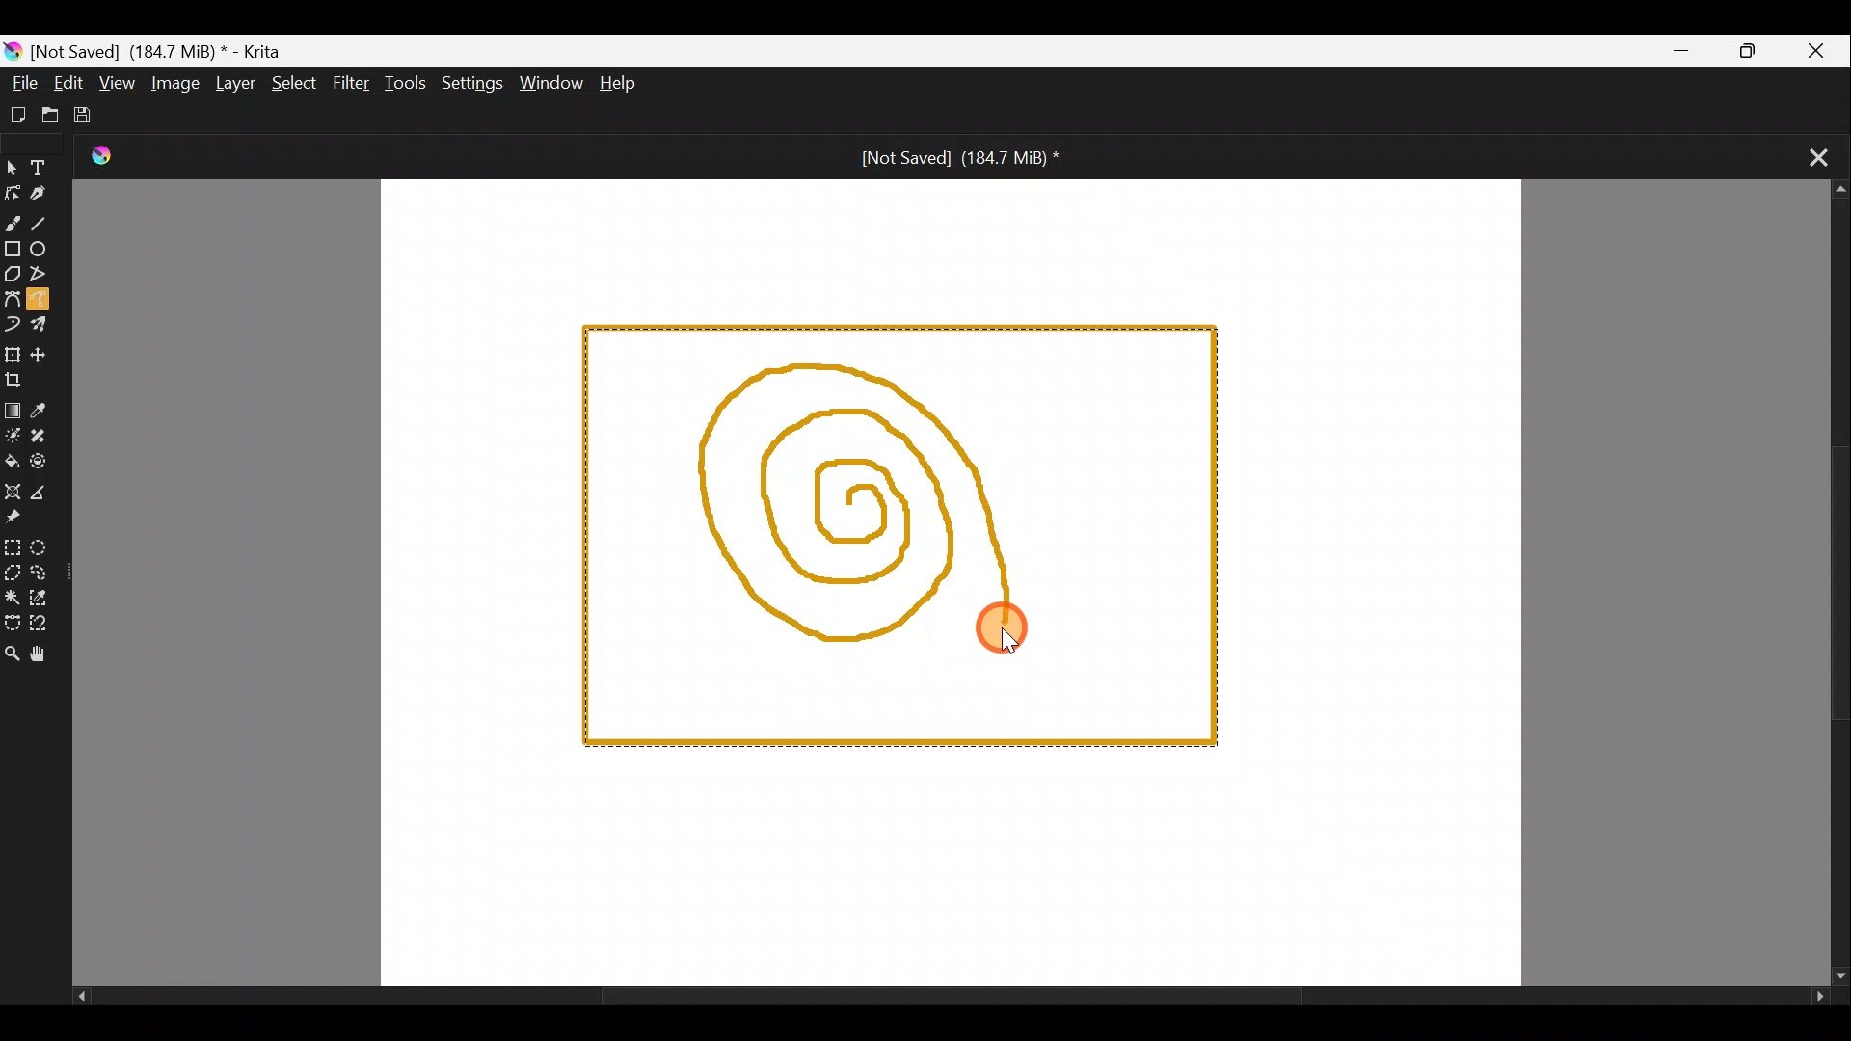 Image resolution: width=1851 pixels, height=1041 pixels. What do you see at coordinates (51, 598) in the screenshot?
I see `Similar colour selection tool` at bounding box center [51, 598].